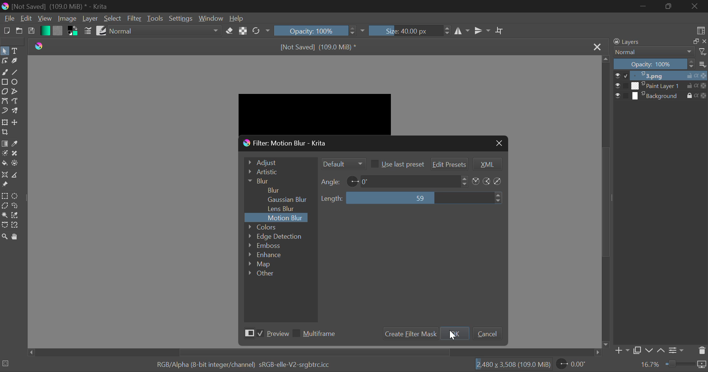 This screenshot has height=372, width=708. What do you see at coordinates (661, 76) in the screenshot?
I see `3.png` at bounding box center [661, 76].